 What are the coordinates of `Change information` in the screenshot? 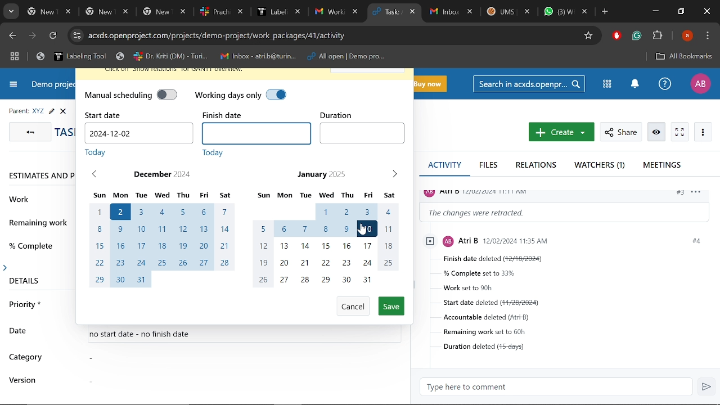 It's located at (566, 212).